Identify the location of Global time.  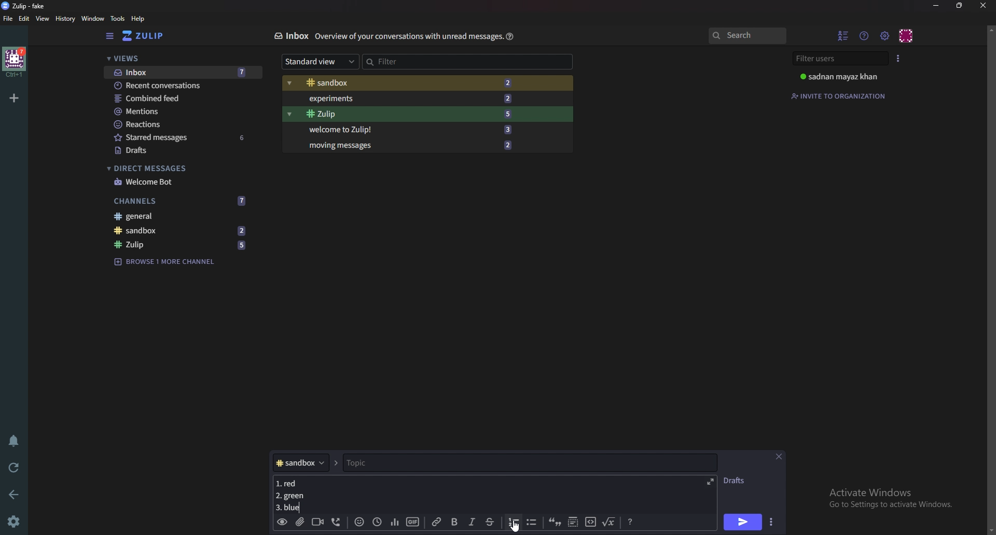
(376, 521).